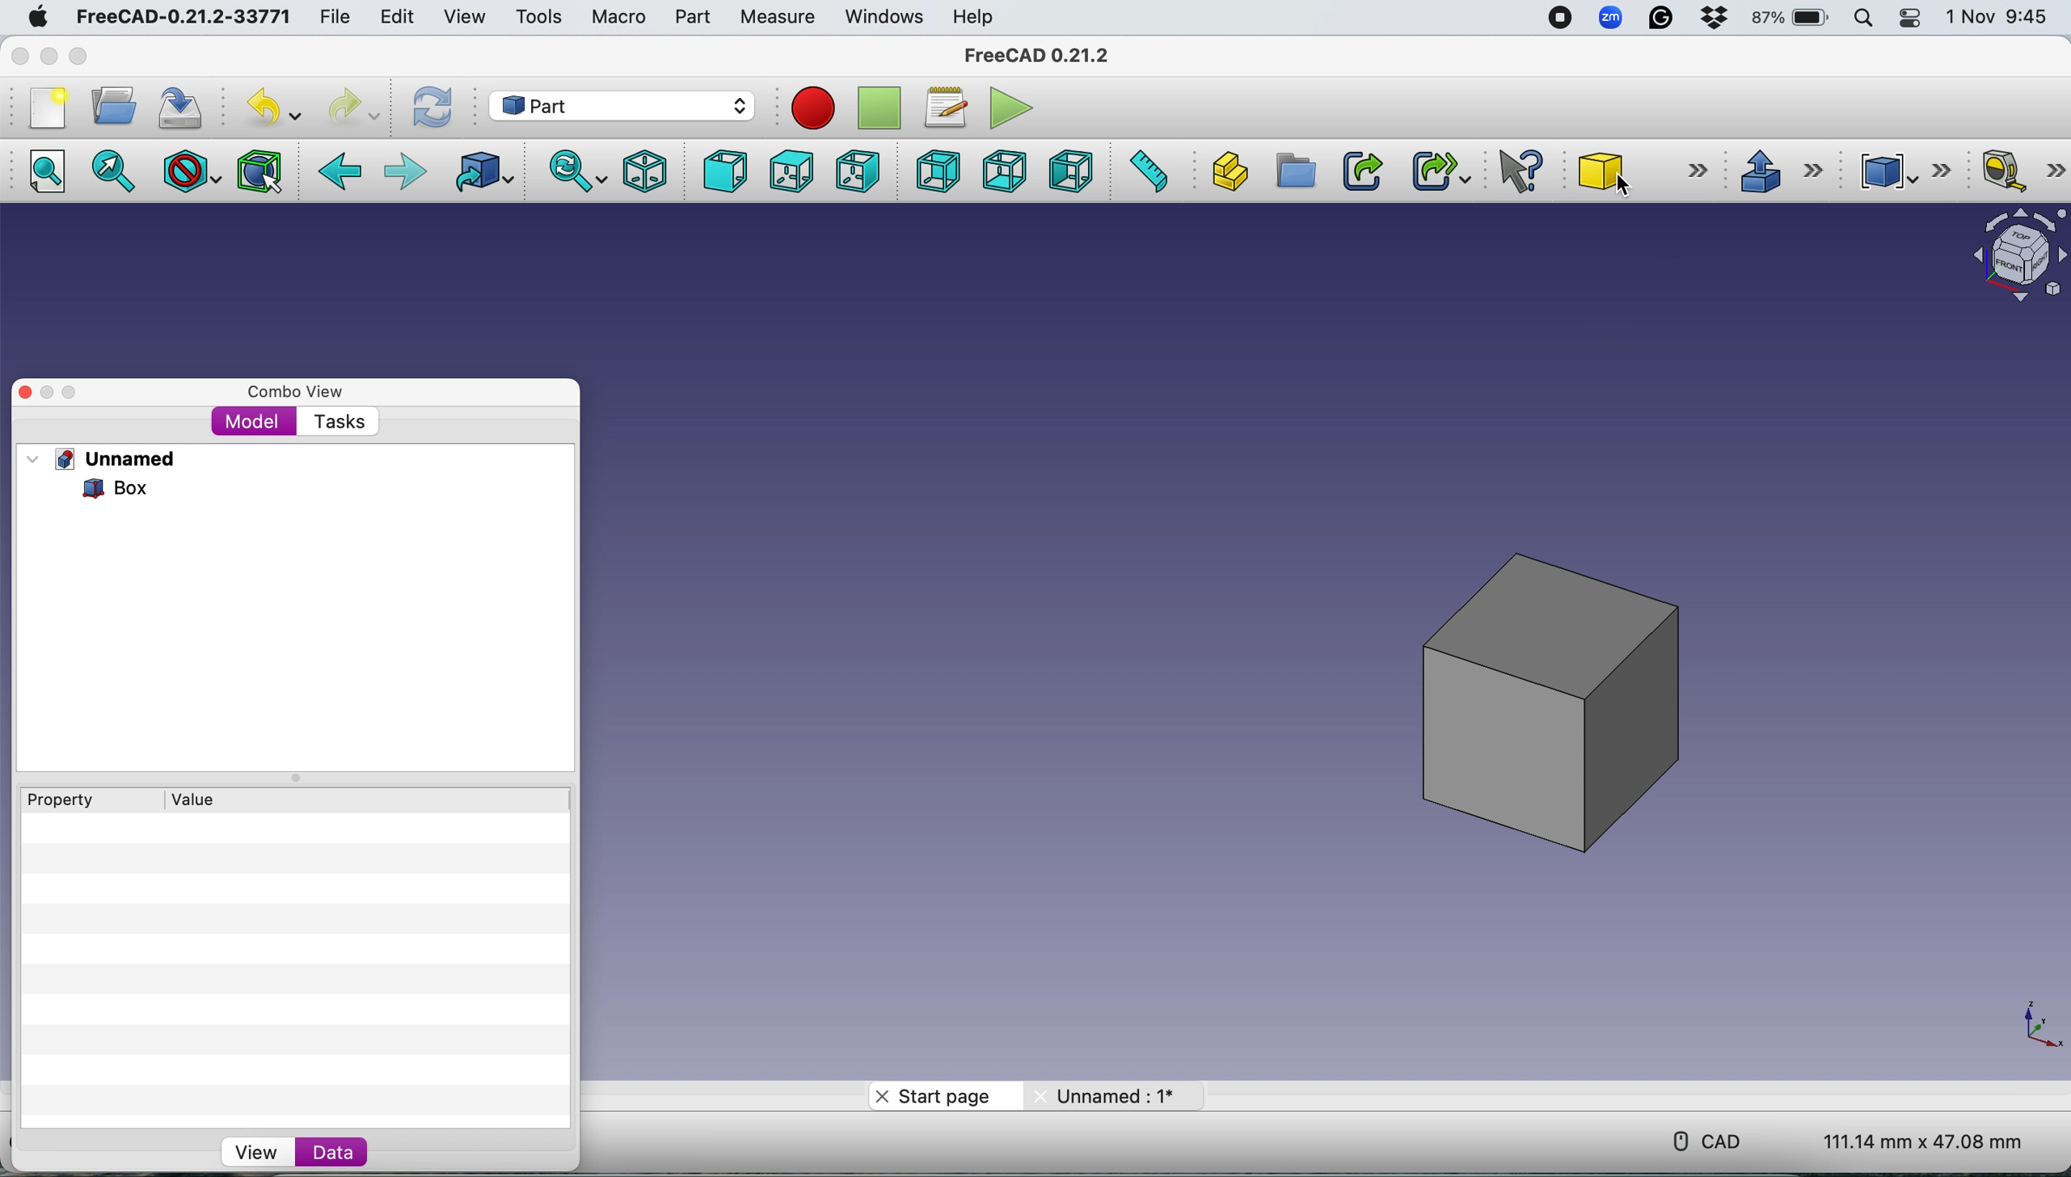 The height and width of the screenshot is (1177, 2071). I want to click on What's this?, so click(1523, 171).